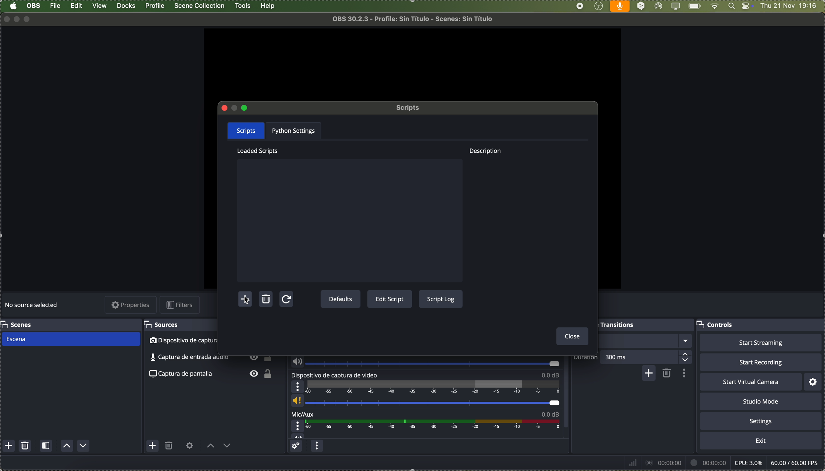 The height and width of the screenshot is (471, 825). What do you see at coordinates (761, 441) in the screenshot?
I see `exit` at bounding box center [761, 441].